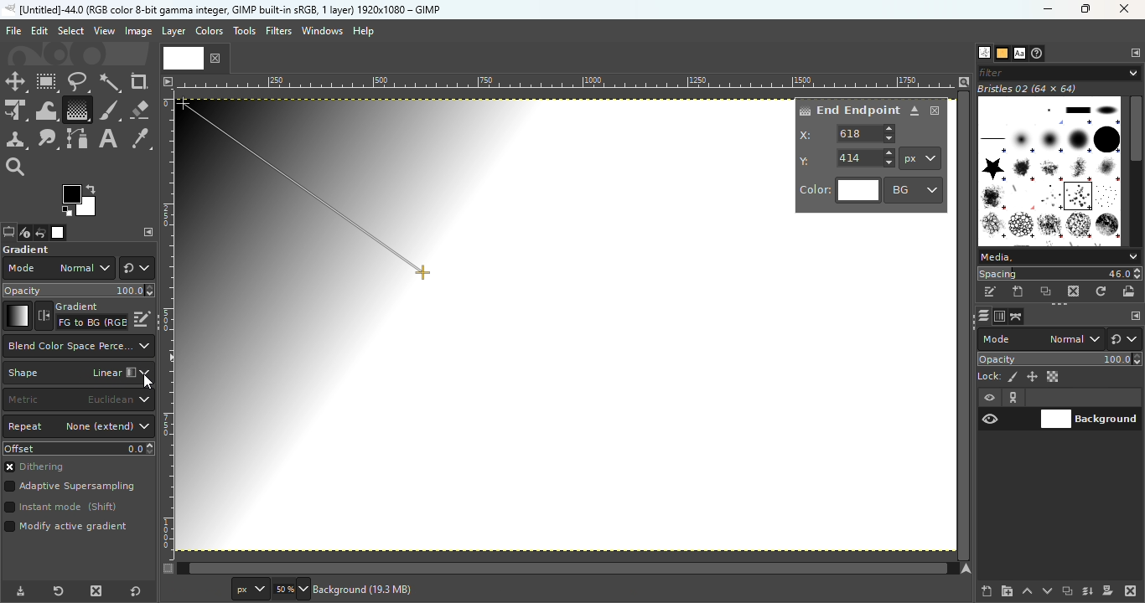 The image size is (1145, 603). I want to click on Clone tool, so click(16, 140).